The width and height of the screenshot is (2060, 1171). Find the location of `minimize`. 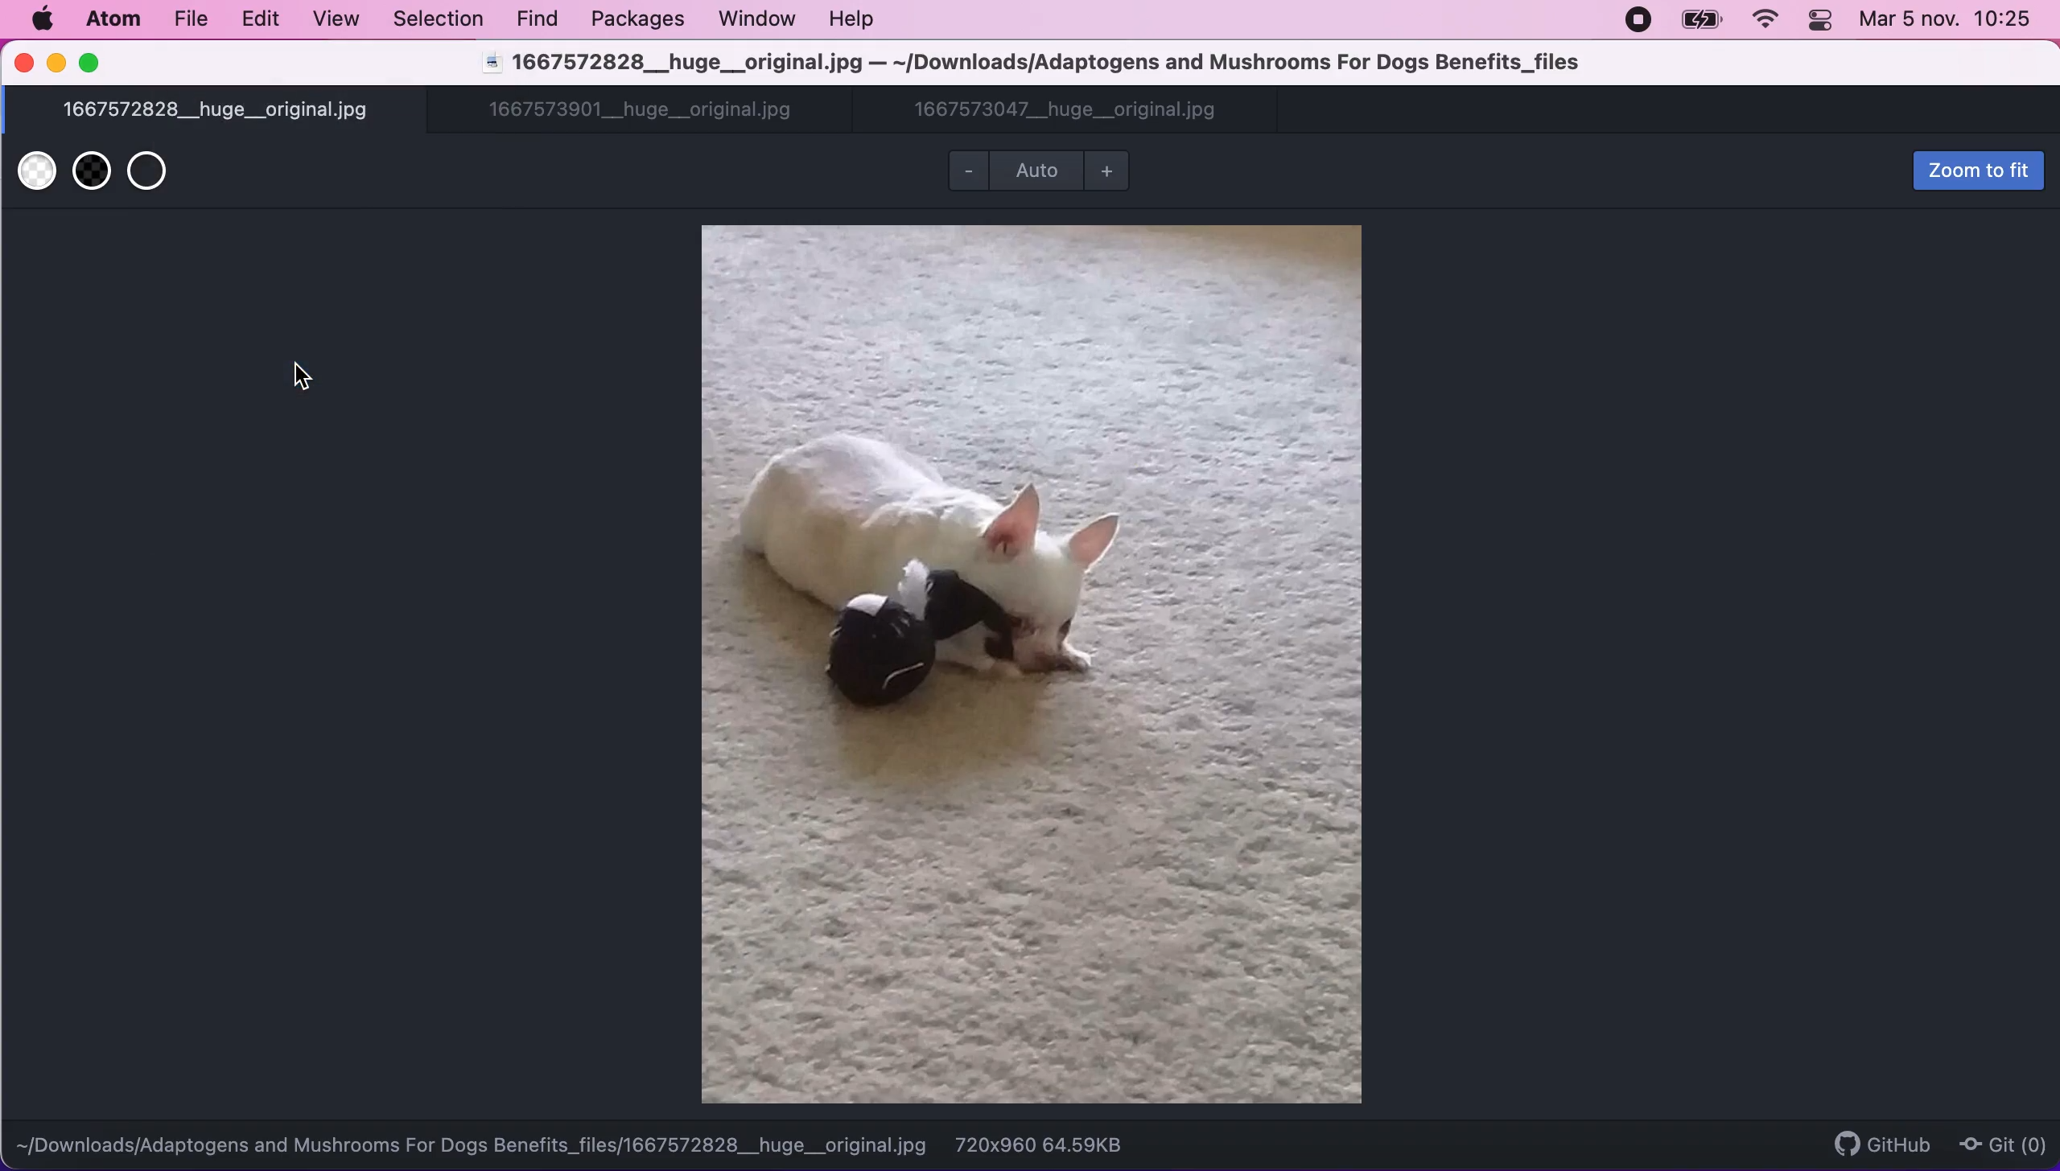

minimize is located at coordinates (56, 64).